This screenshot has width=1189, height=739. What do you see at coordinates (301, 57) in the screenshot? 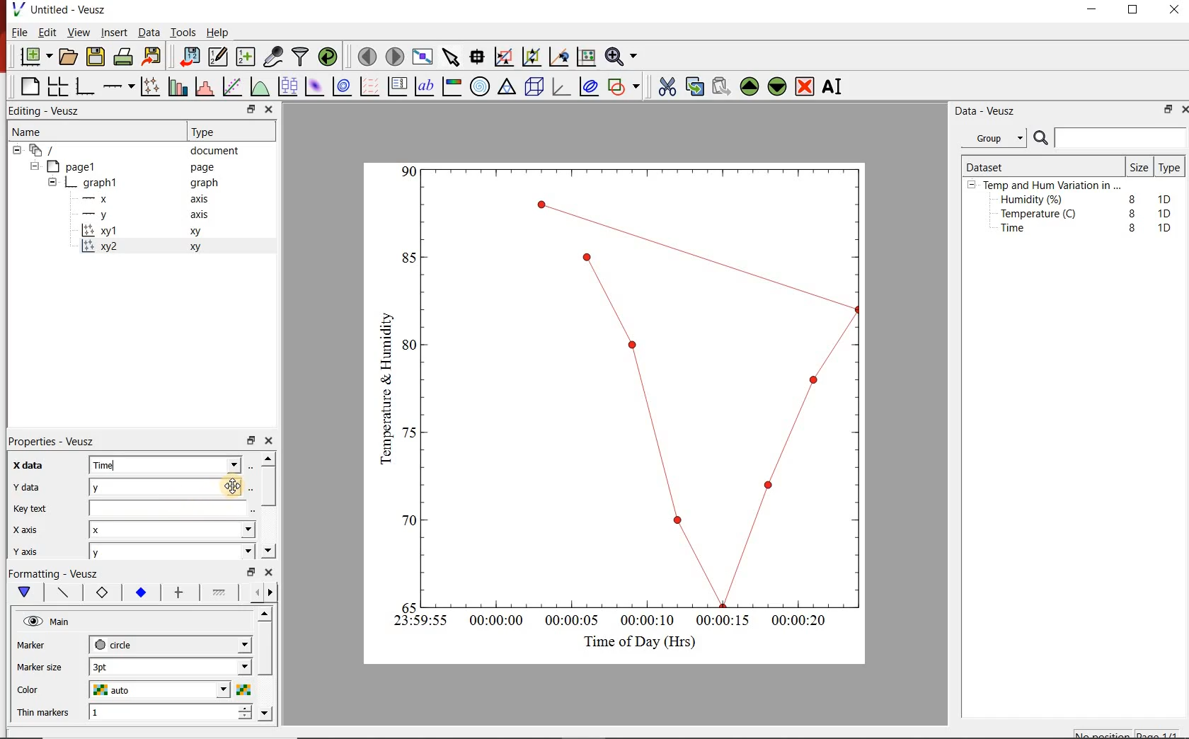
I see `filter data` at bounding box center [301, 57].